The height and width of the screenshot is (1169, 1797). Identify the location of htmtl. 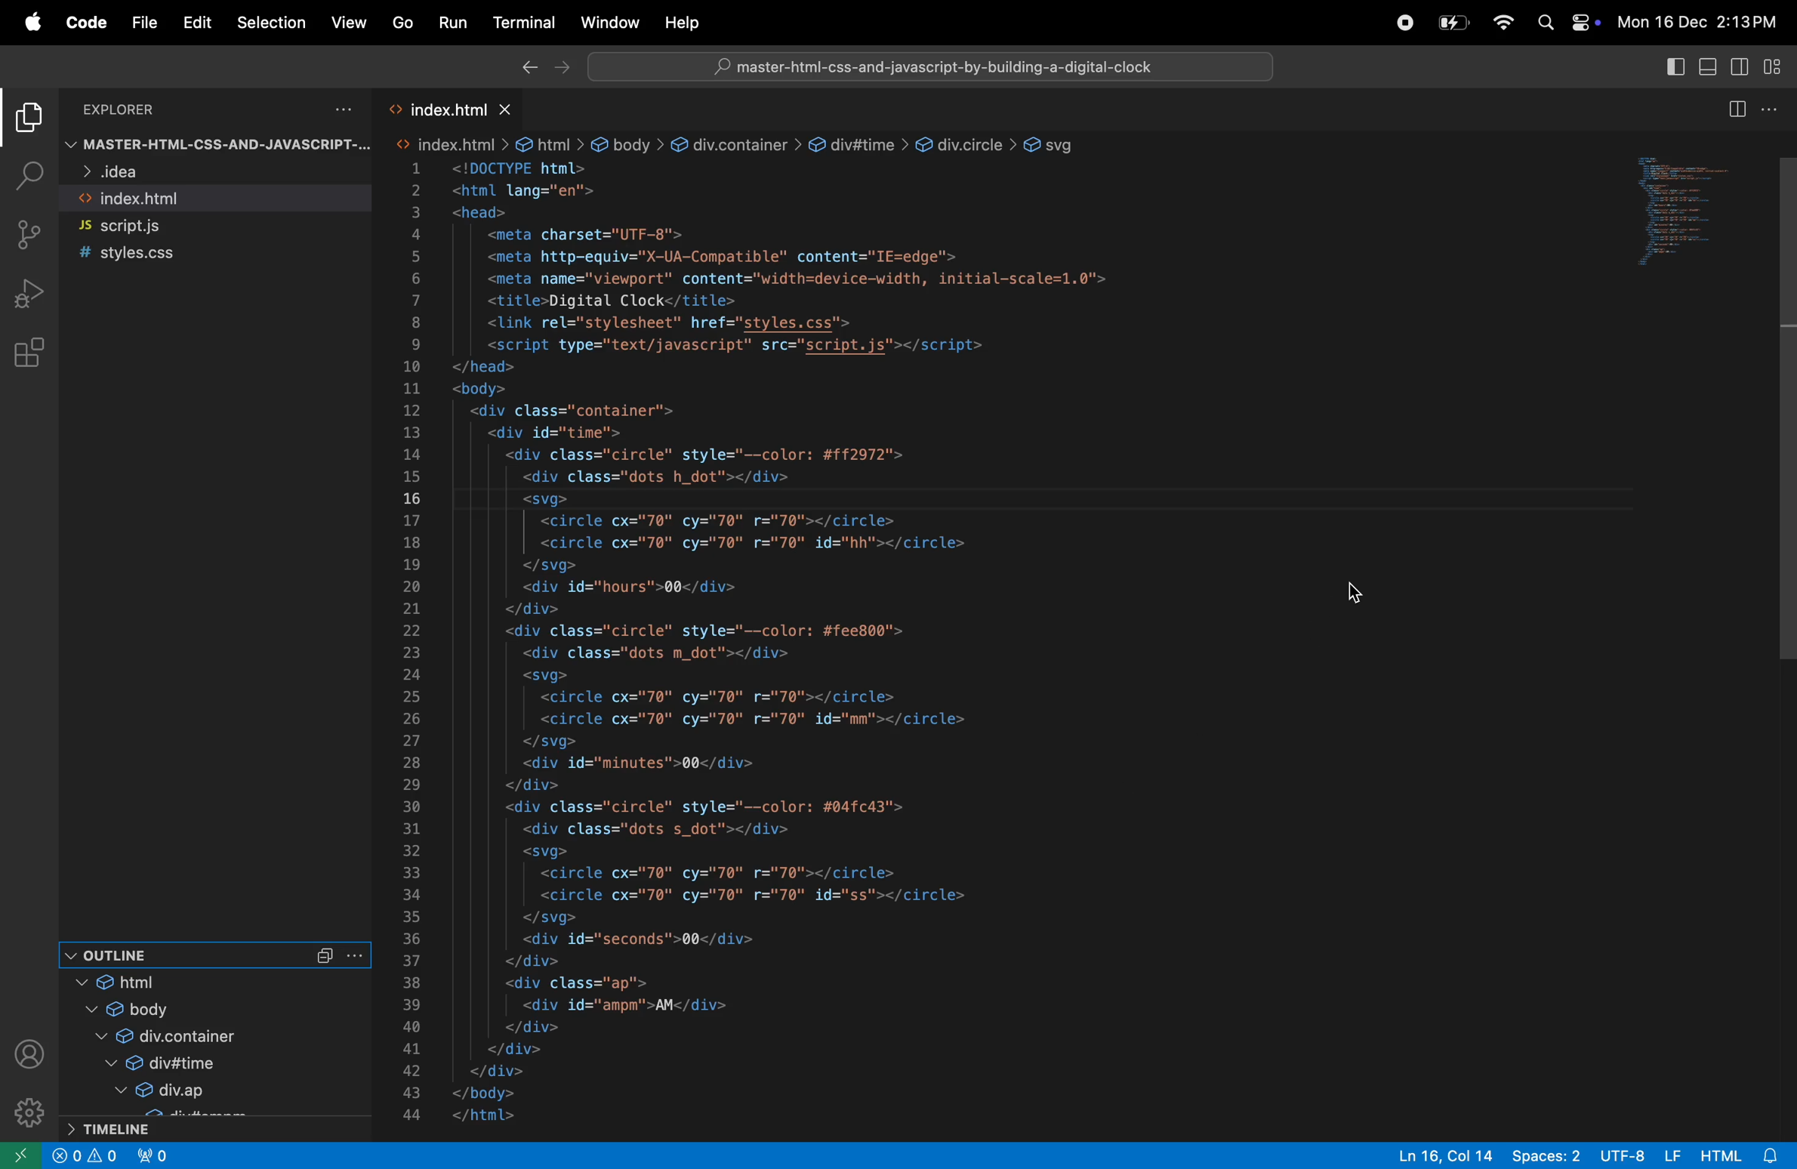
(153, 981).